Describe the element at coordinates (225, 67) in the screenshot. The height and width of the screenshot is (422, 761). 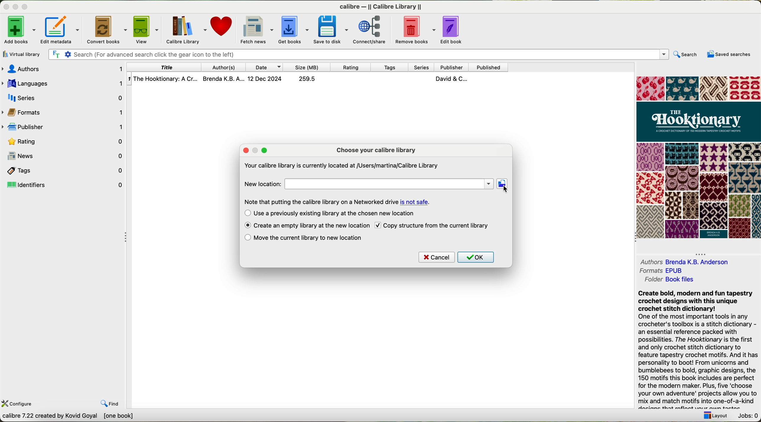
I see `authors` at that location.